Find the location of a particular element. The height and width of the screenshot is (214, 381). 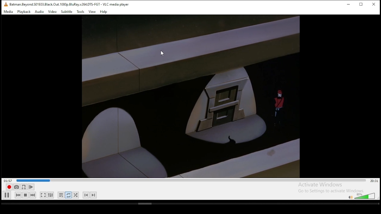

next chapter is located at coordinates (94, 195).